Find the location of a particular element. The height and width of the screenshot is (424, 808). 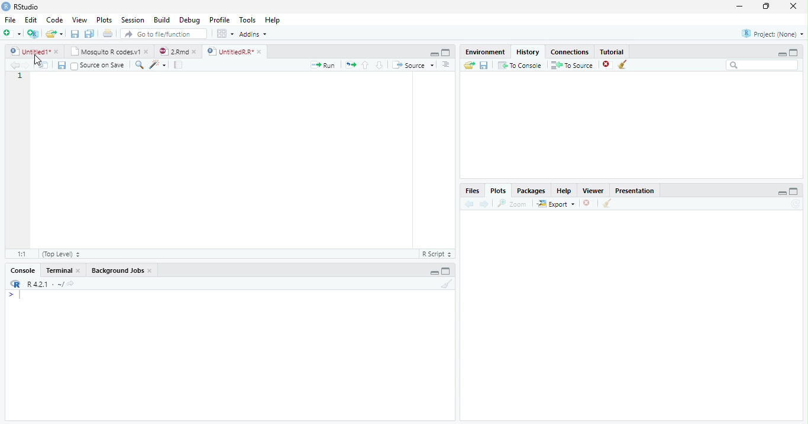

R Script is located at coordinates (437, 254).